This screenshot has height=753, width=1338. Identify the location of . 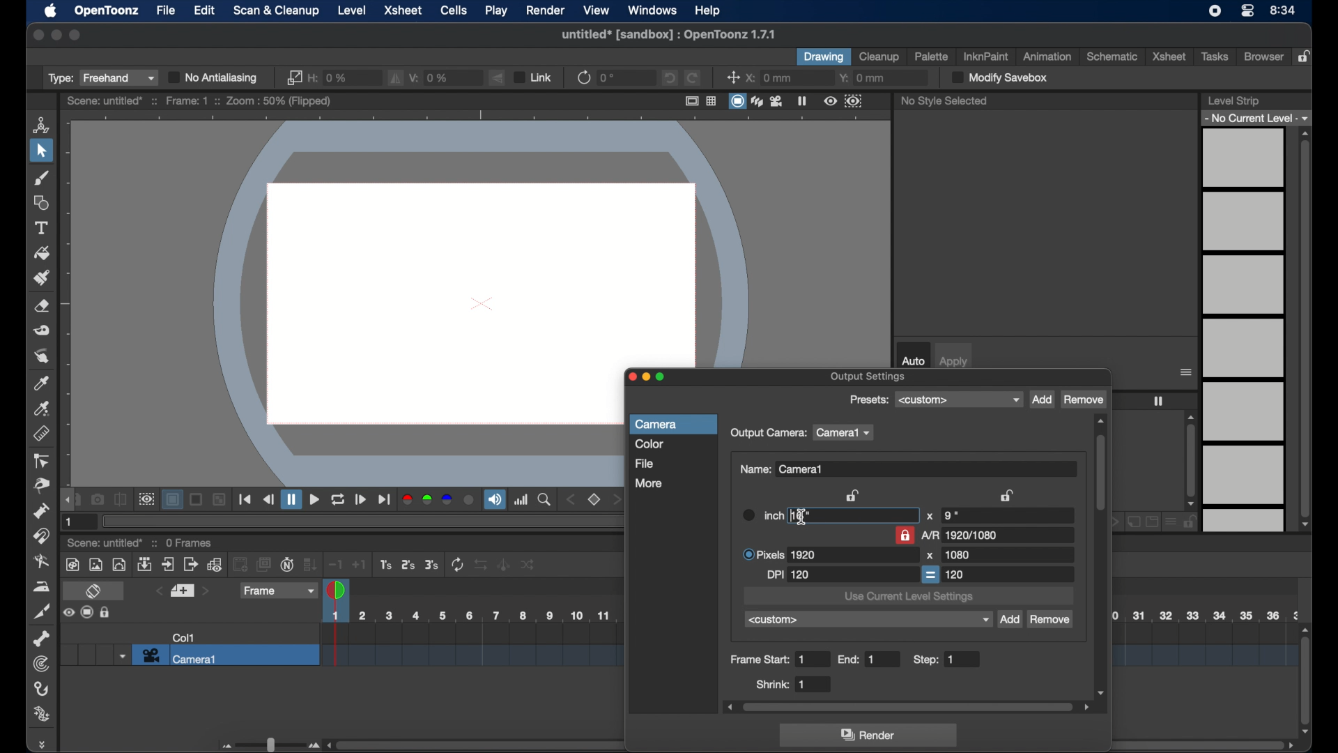
(1008, 496).